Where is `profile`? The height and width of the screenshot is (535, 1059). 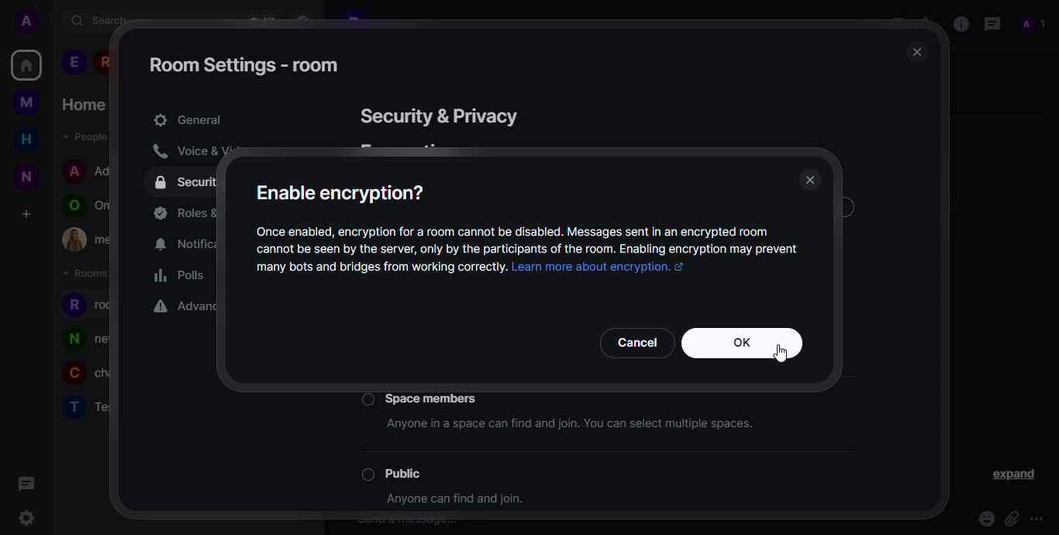
profile is located at coordinates (73, 305).